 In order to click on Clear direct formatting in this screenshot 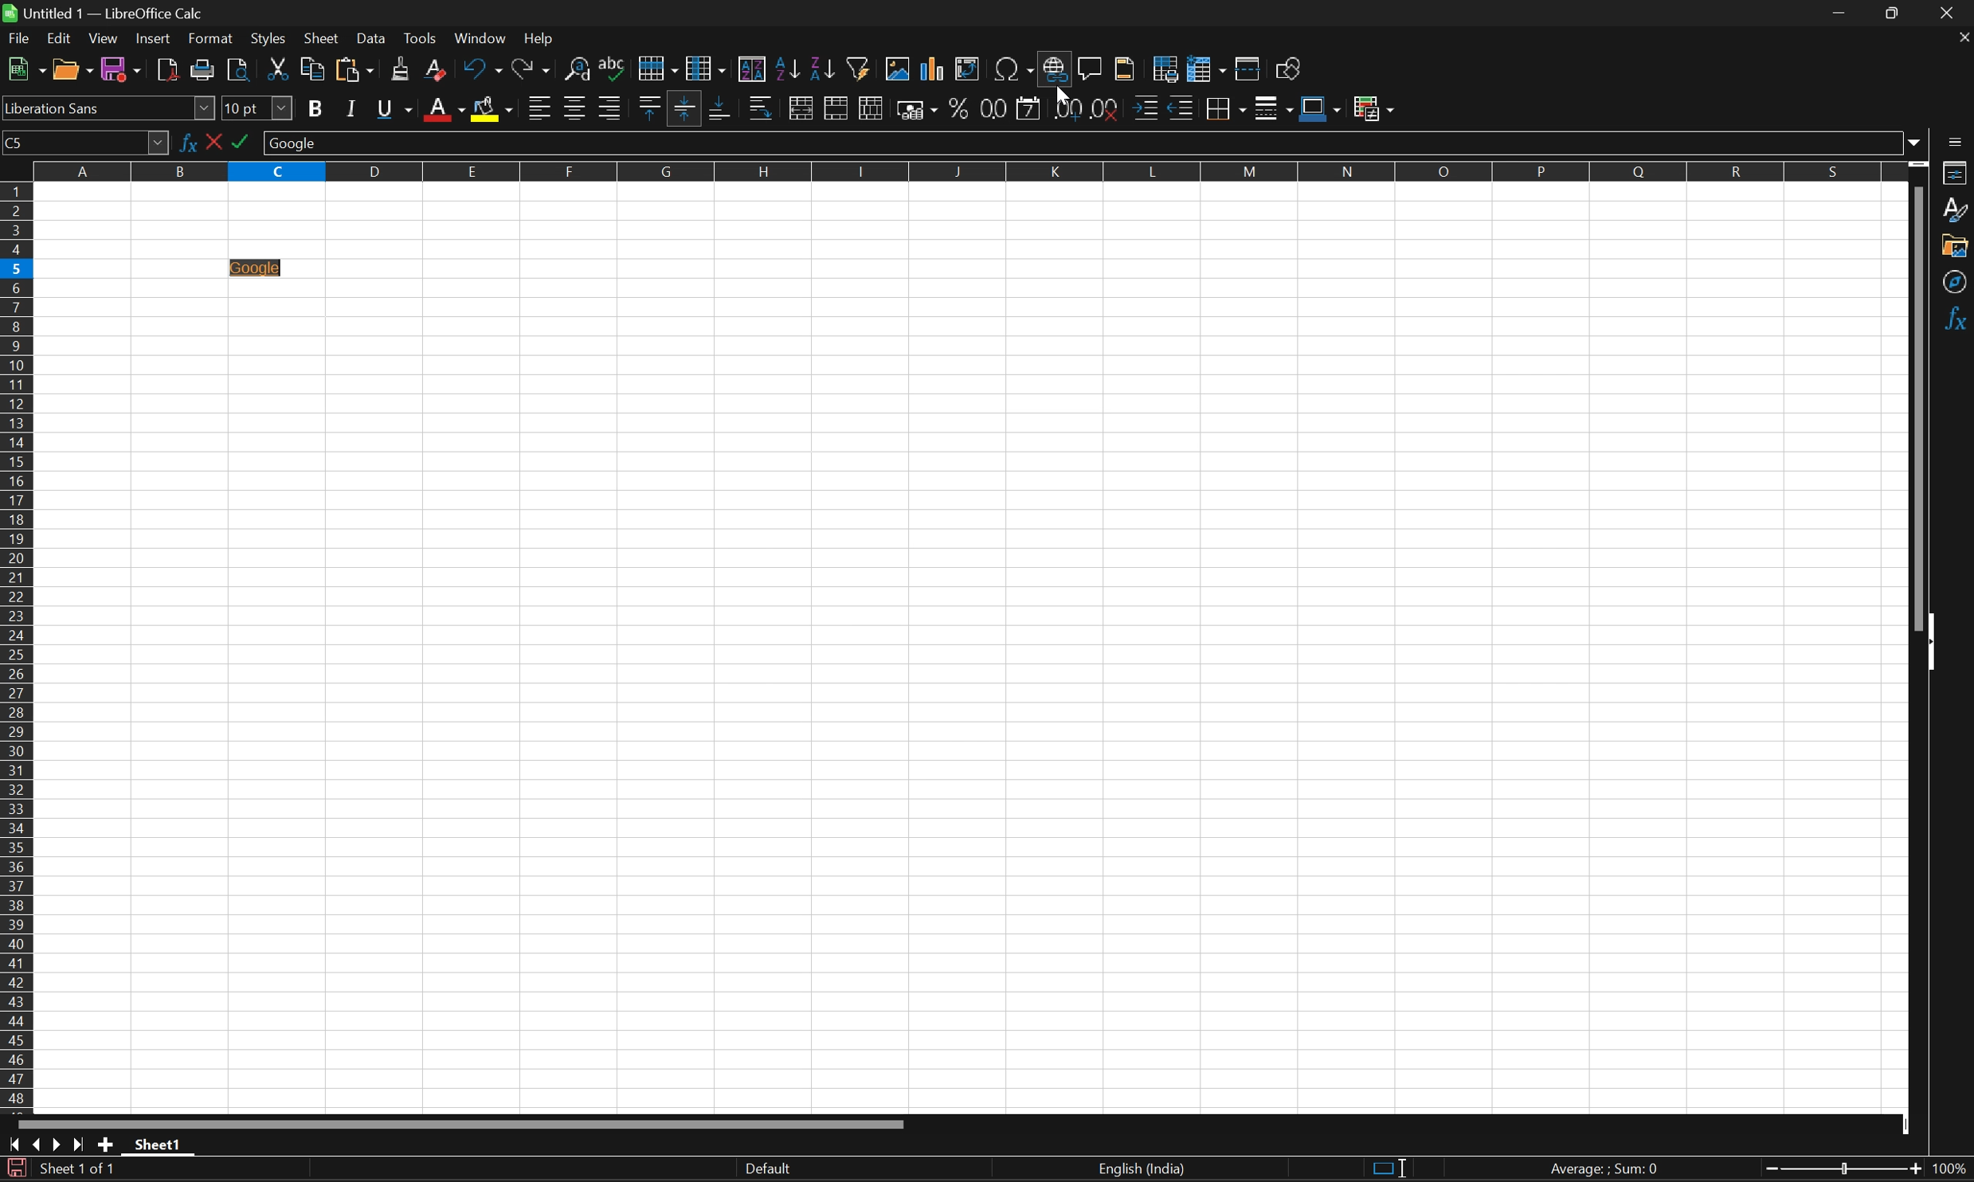, I will do `click(437, 72)`.